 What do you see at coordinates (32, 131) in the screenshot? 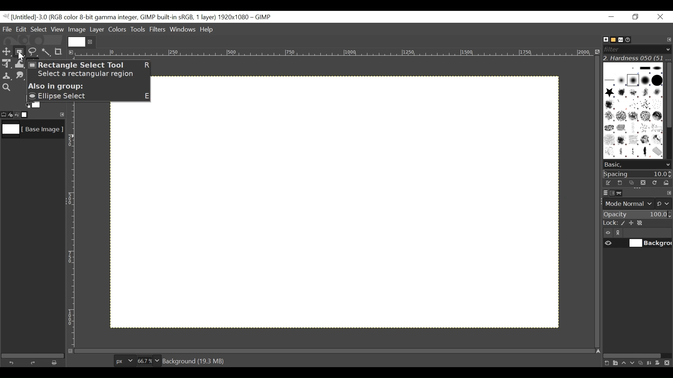
I see `Image` at bounding box center [32, 131].